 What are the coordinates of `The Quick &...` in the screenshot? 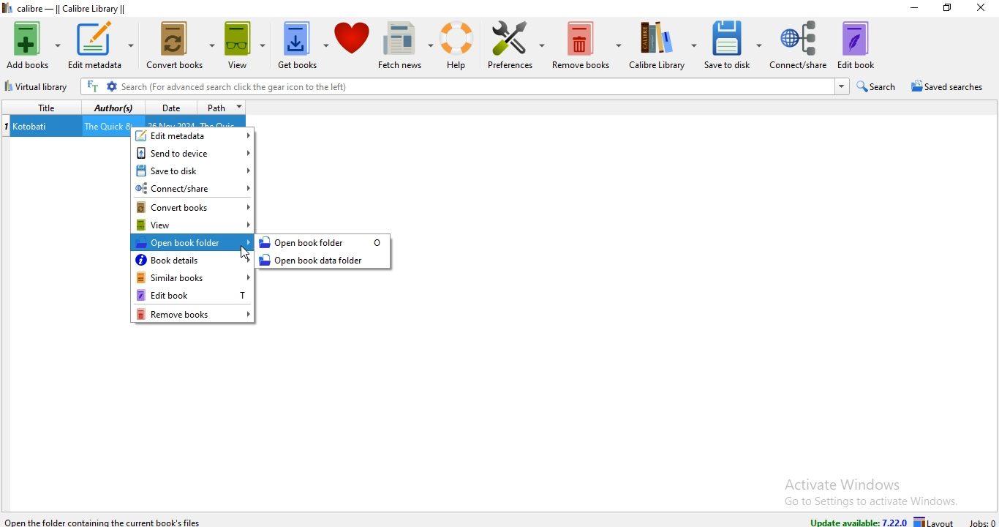 It's located at (105, 126).